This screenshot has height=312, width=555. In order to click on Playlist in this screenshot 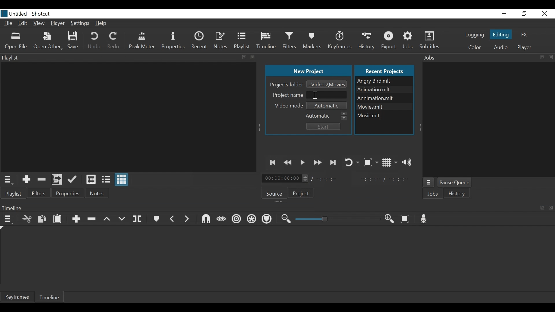, I will do `click(243, 40)`.